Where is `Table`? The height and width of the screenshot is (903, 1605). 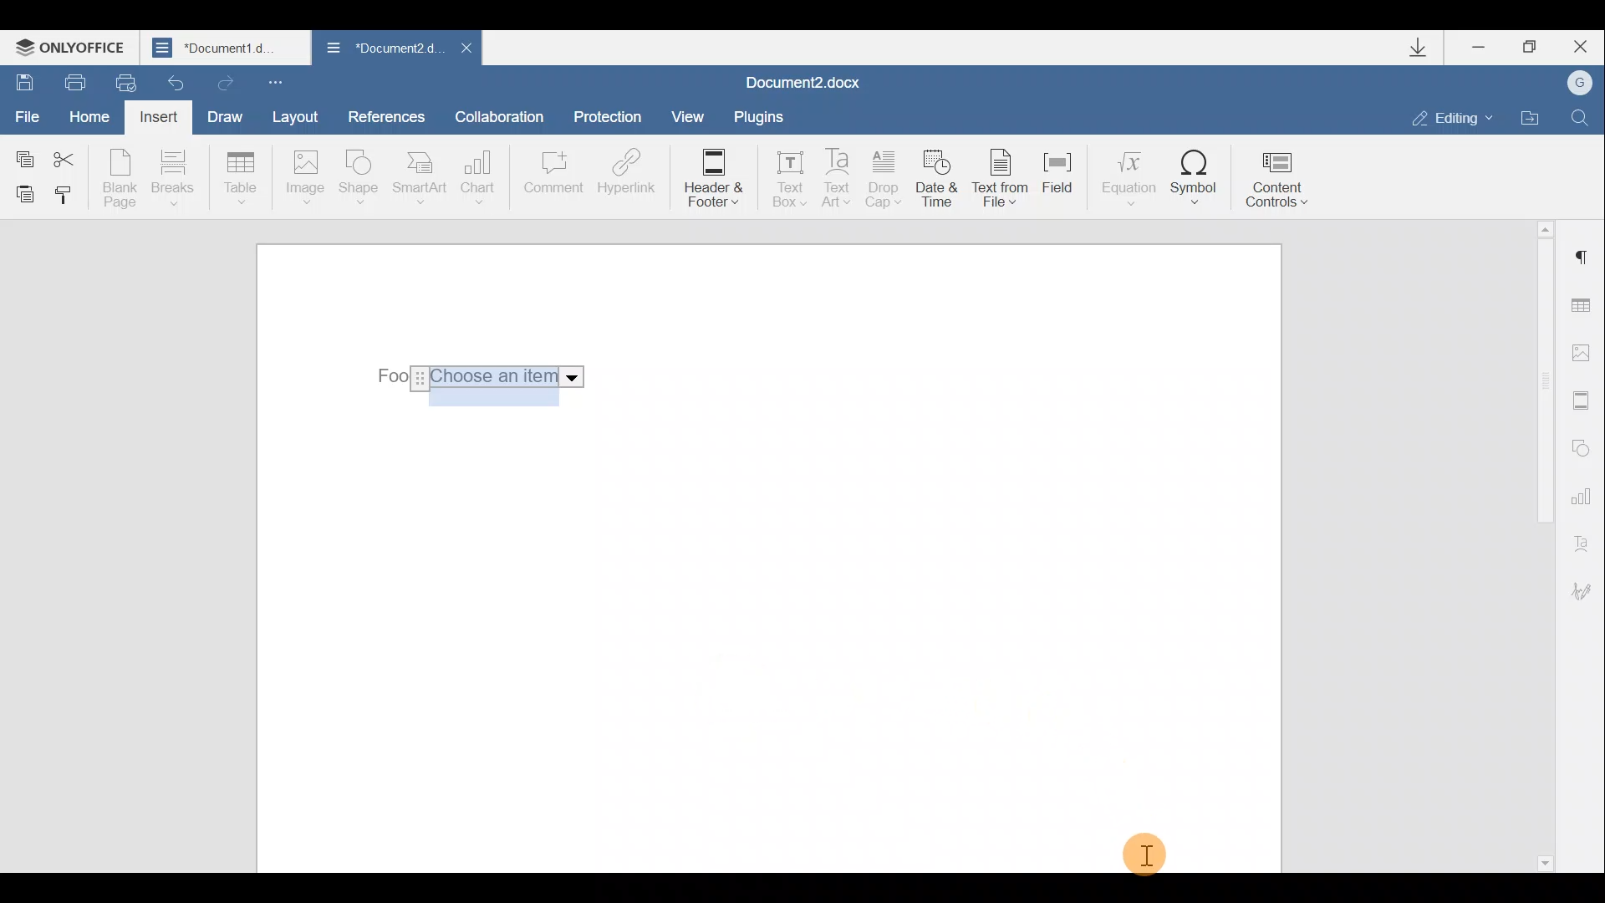
Table is located at coordinates (242, 180).